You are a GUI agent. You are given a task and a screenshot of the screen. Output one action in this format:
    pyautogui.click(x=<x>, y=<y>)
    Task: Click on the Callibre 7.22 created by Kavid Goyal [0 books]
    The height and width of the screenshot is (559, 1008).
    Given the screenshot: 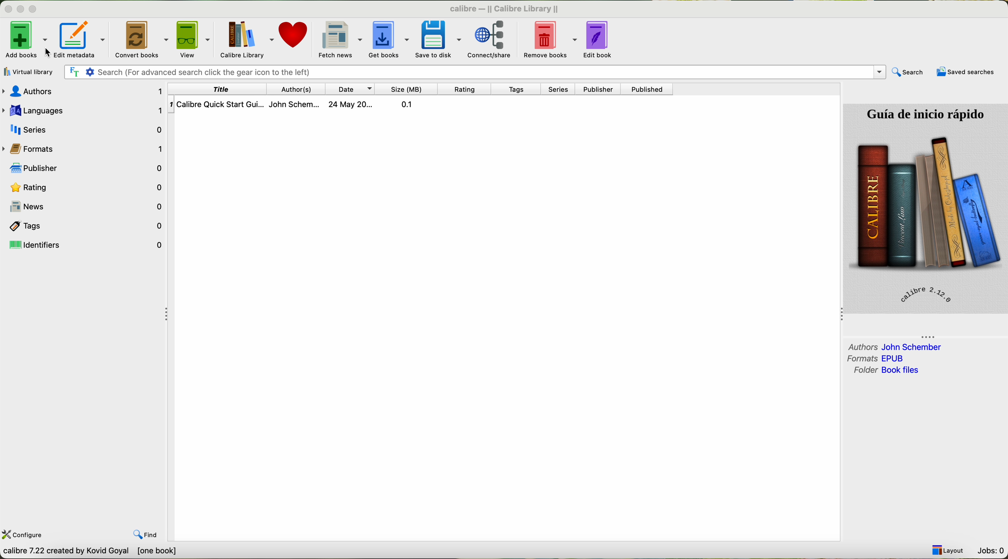 What is the action you would take?
    pyautogui.click(x=93, y=552)
    